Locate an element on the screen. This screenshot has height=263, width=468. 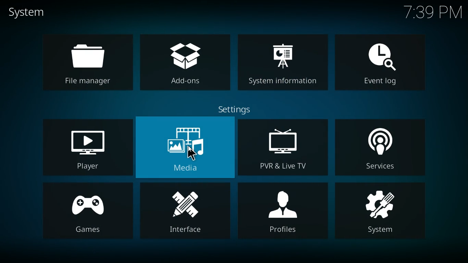
pvr & live tv is located at coordinates (283, 148).